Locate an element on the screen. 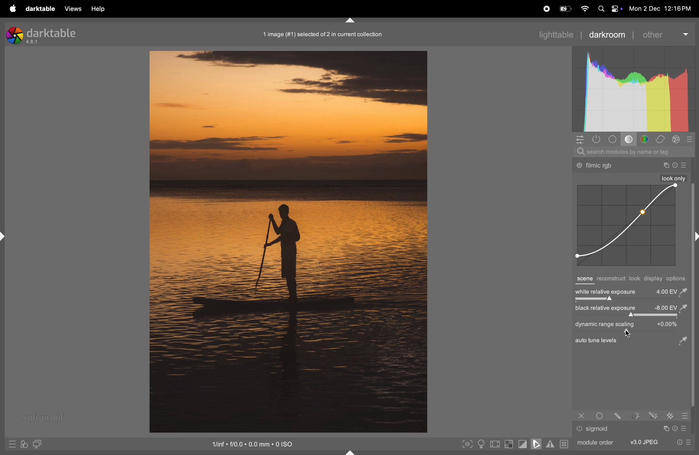 The height and width of the screenshot is (455, 699). darktable is located at coordinates (40, 9).